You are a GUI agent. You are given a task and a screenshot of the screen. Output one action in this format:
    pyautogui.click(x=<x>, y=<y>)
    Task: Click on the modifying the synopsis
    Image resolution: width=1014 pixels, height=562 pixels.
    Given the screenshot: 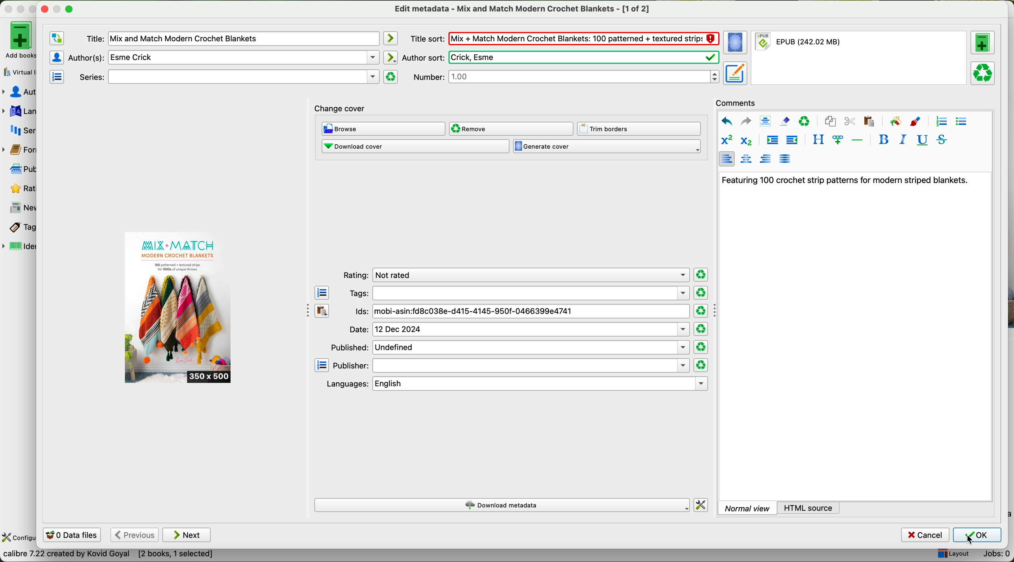 What is the action you would take?
    pyautogui.click(x=844, y=180)
    